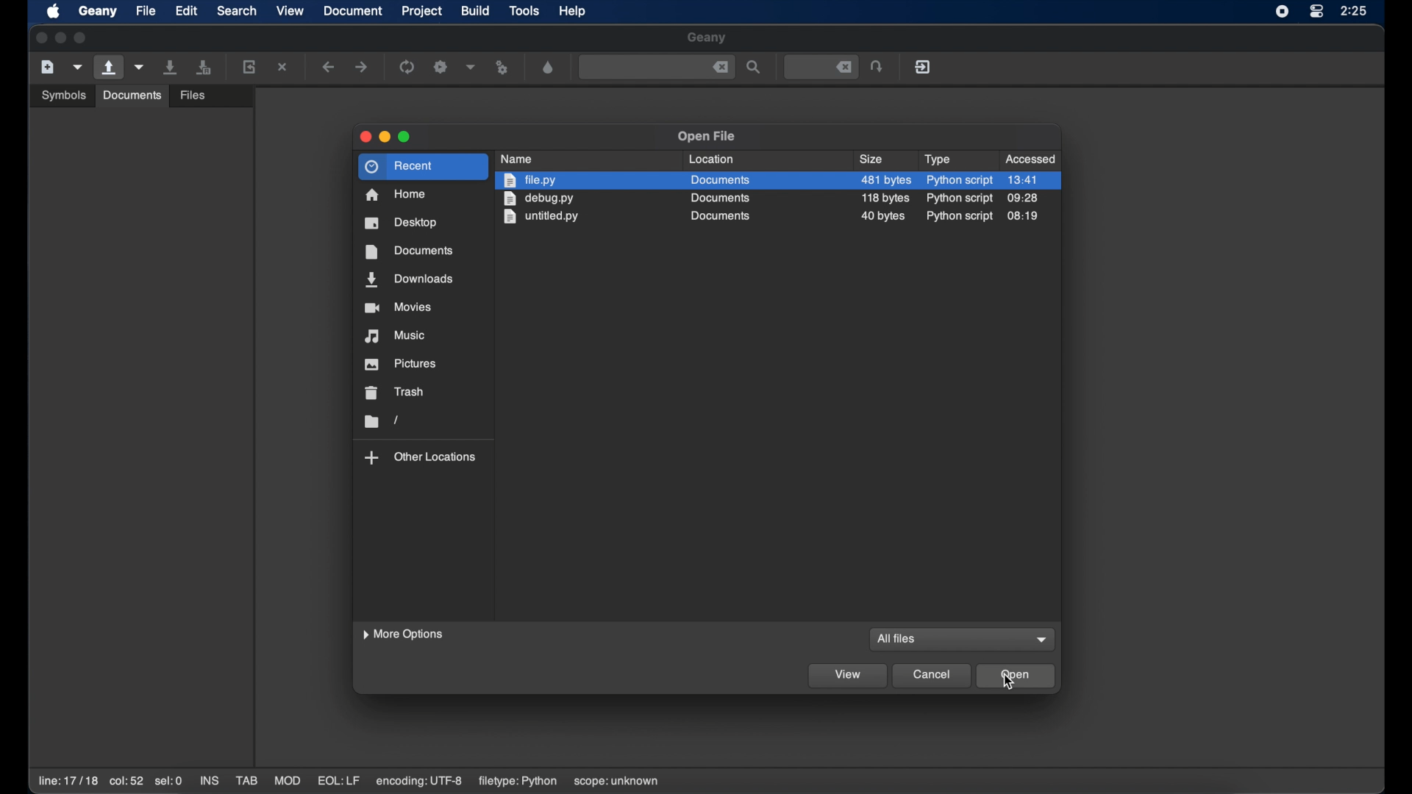 The height and width of the screenshot is (794, 1412). I want to click on open an existing file, so click(213, 97).